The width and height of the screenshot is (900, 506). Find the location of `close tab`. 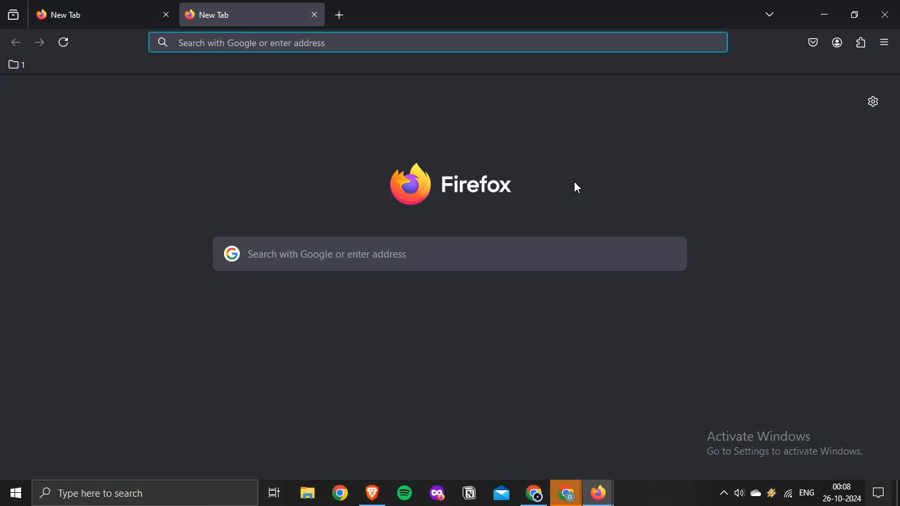

close tab is located at coordinates (168, 15).